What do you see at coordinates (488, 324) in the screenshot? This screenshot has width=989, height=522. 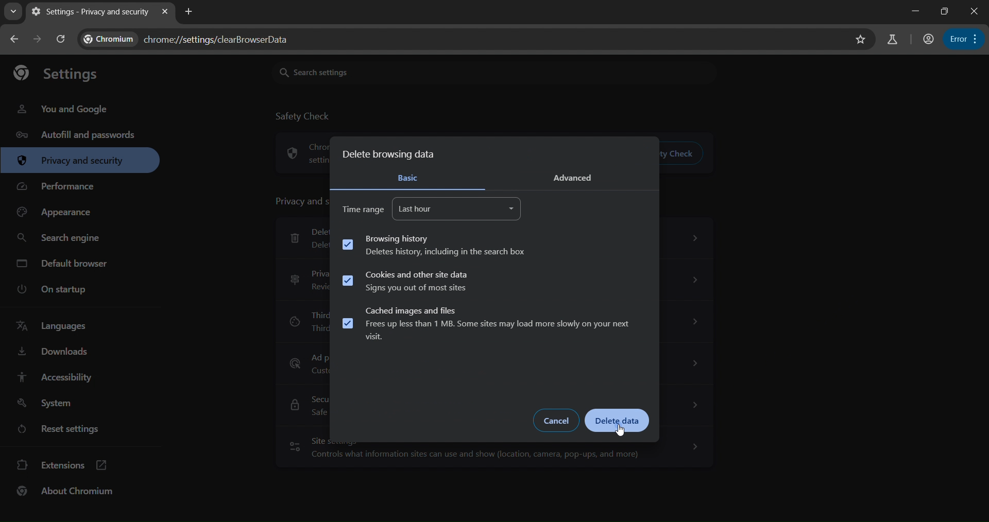 I see `Cached images and files
Frees up less than 1 MB. Some sites may load more slowly on your next
visit.` at bounding box center [488, 324].